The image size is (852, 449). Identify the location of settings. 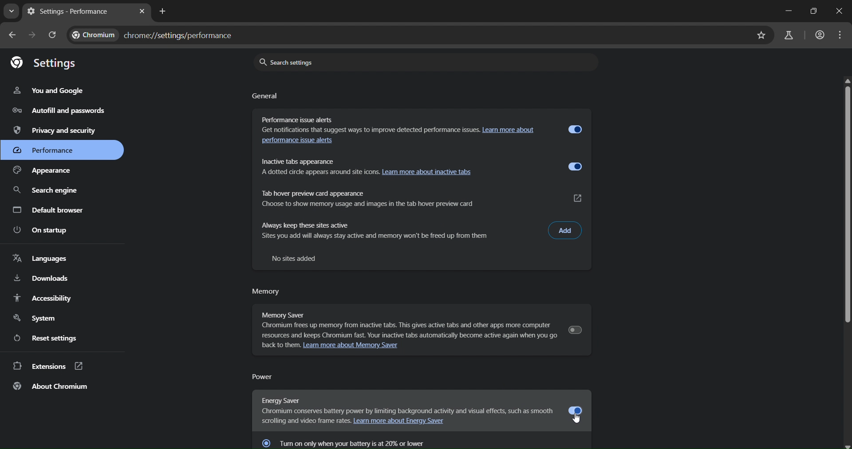
(44, 62).